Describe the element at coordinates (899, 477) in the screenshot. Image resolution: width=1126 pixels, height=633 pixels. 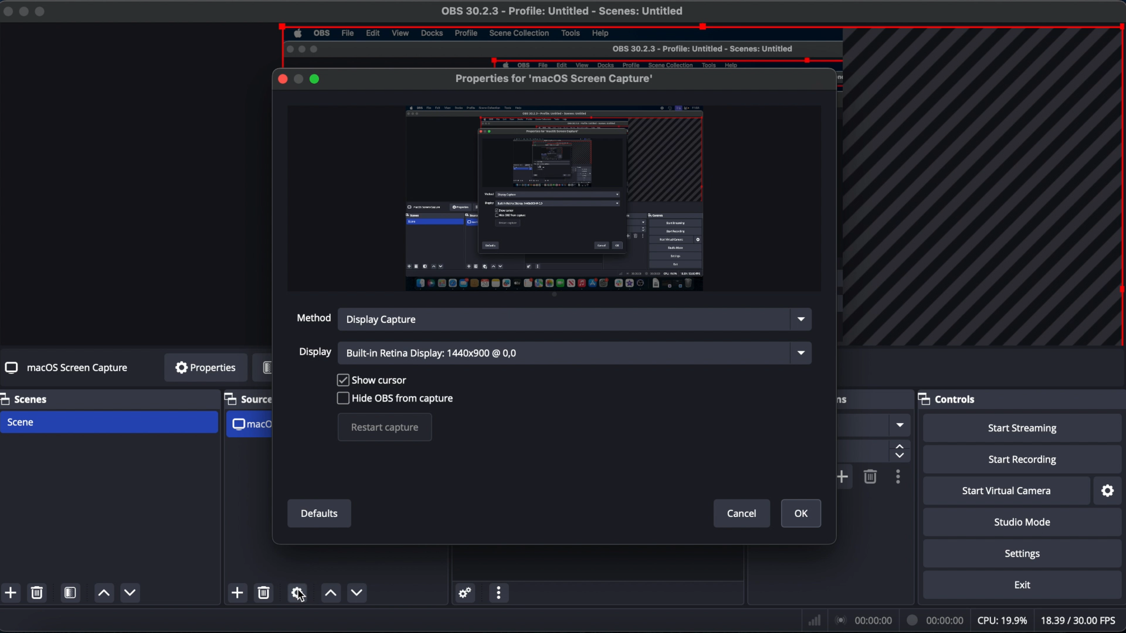
I see `configurable transition properties` at that location.